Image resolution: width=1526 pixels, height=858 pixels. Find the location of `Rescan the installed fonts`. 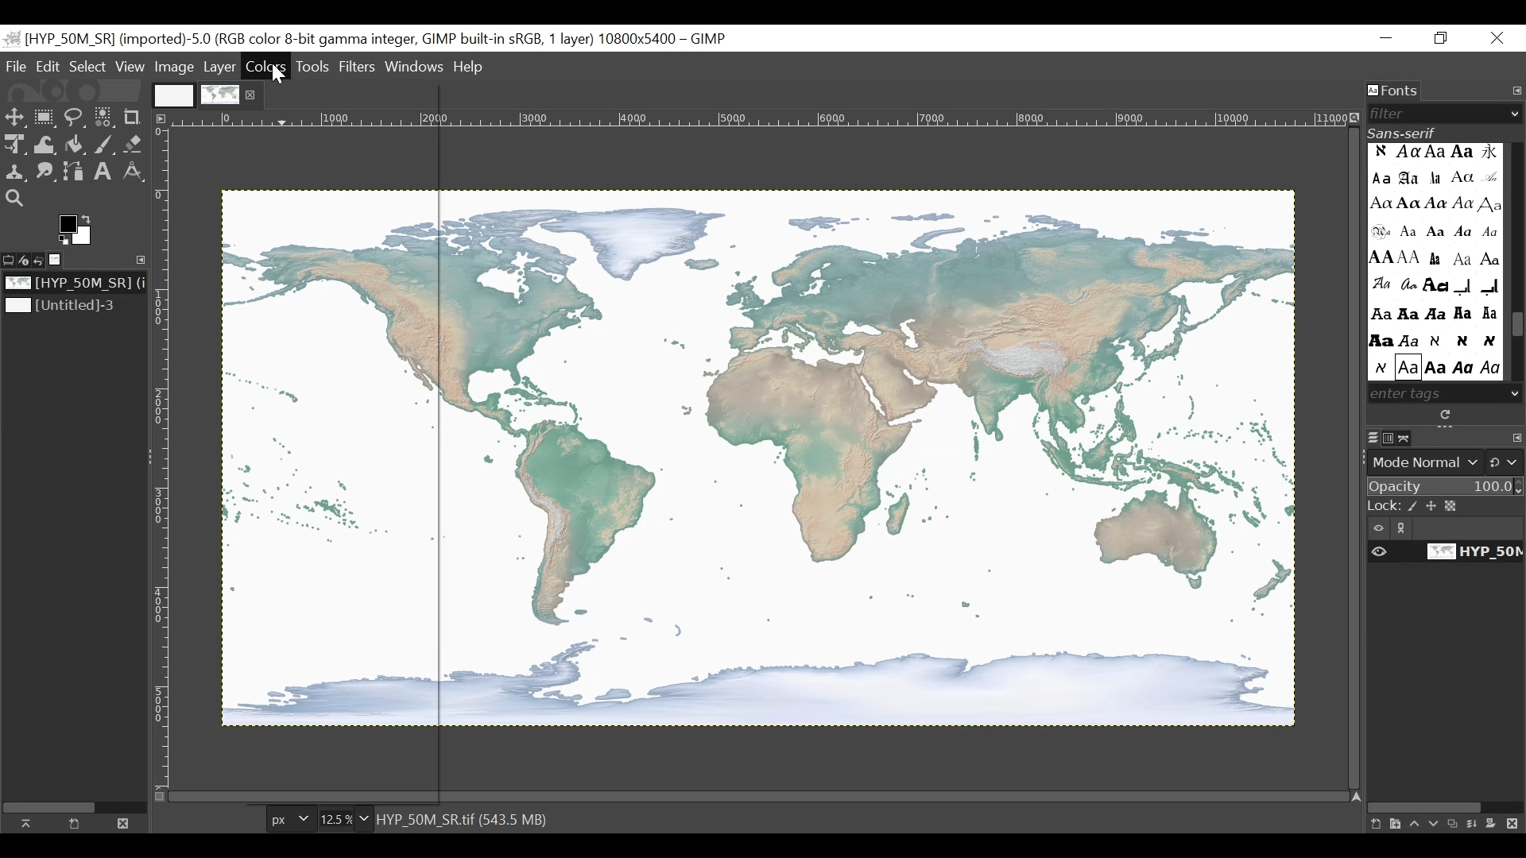

Rescan the installed fonts is located at coordinates (1447, 415).